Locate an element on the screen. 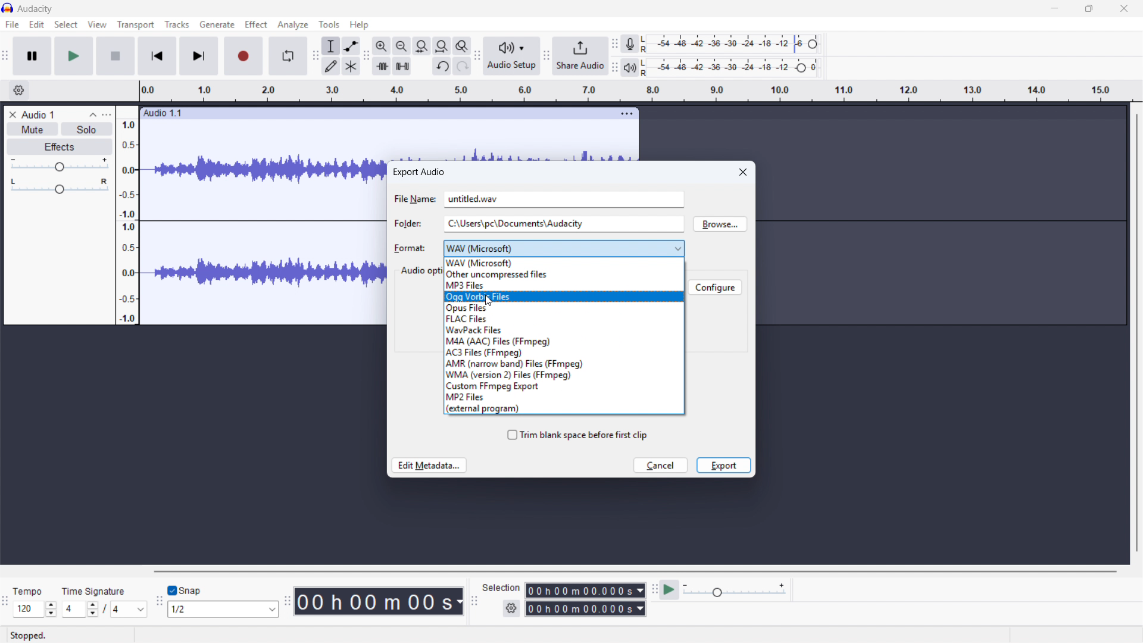 The height and width of the screenshot is (643, 1143). Browse location  is located at coordinates (720, 224).